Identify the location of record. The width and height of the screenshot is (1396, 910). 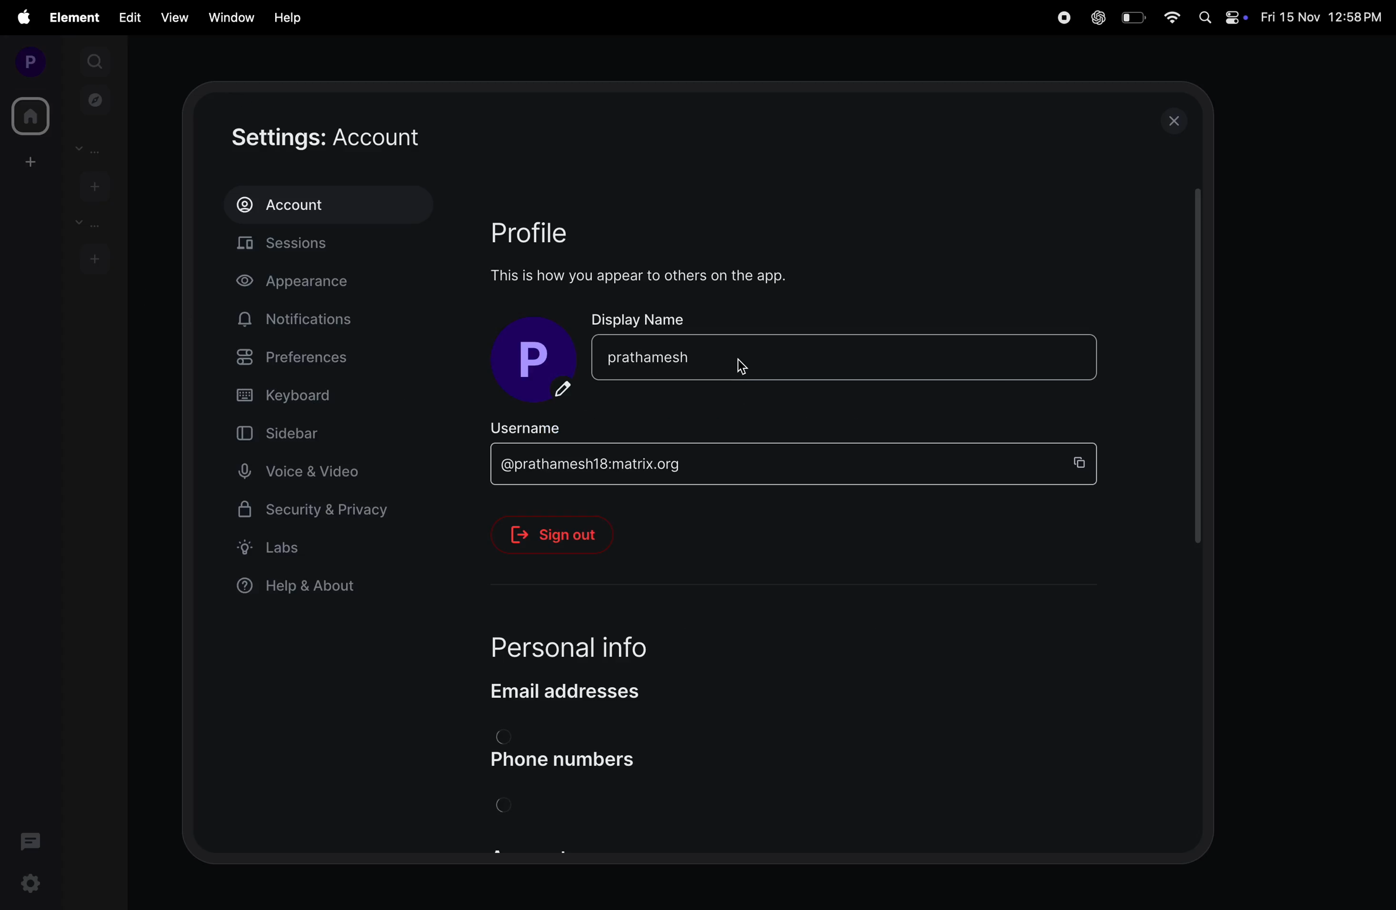
(1061, 18).